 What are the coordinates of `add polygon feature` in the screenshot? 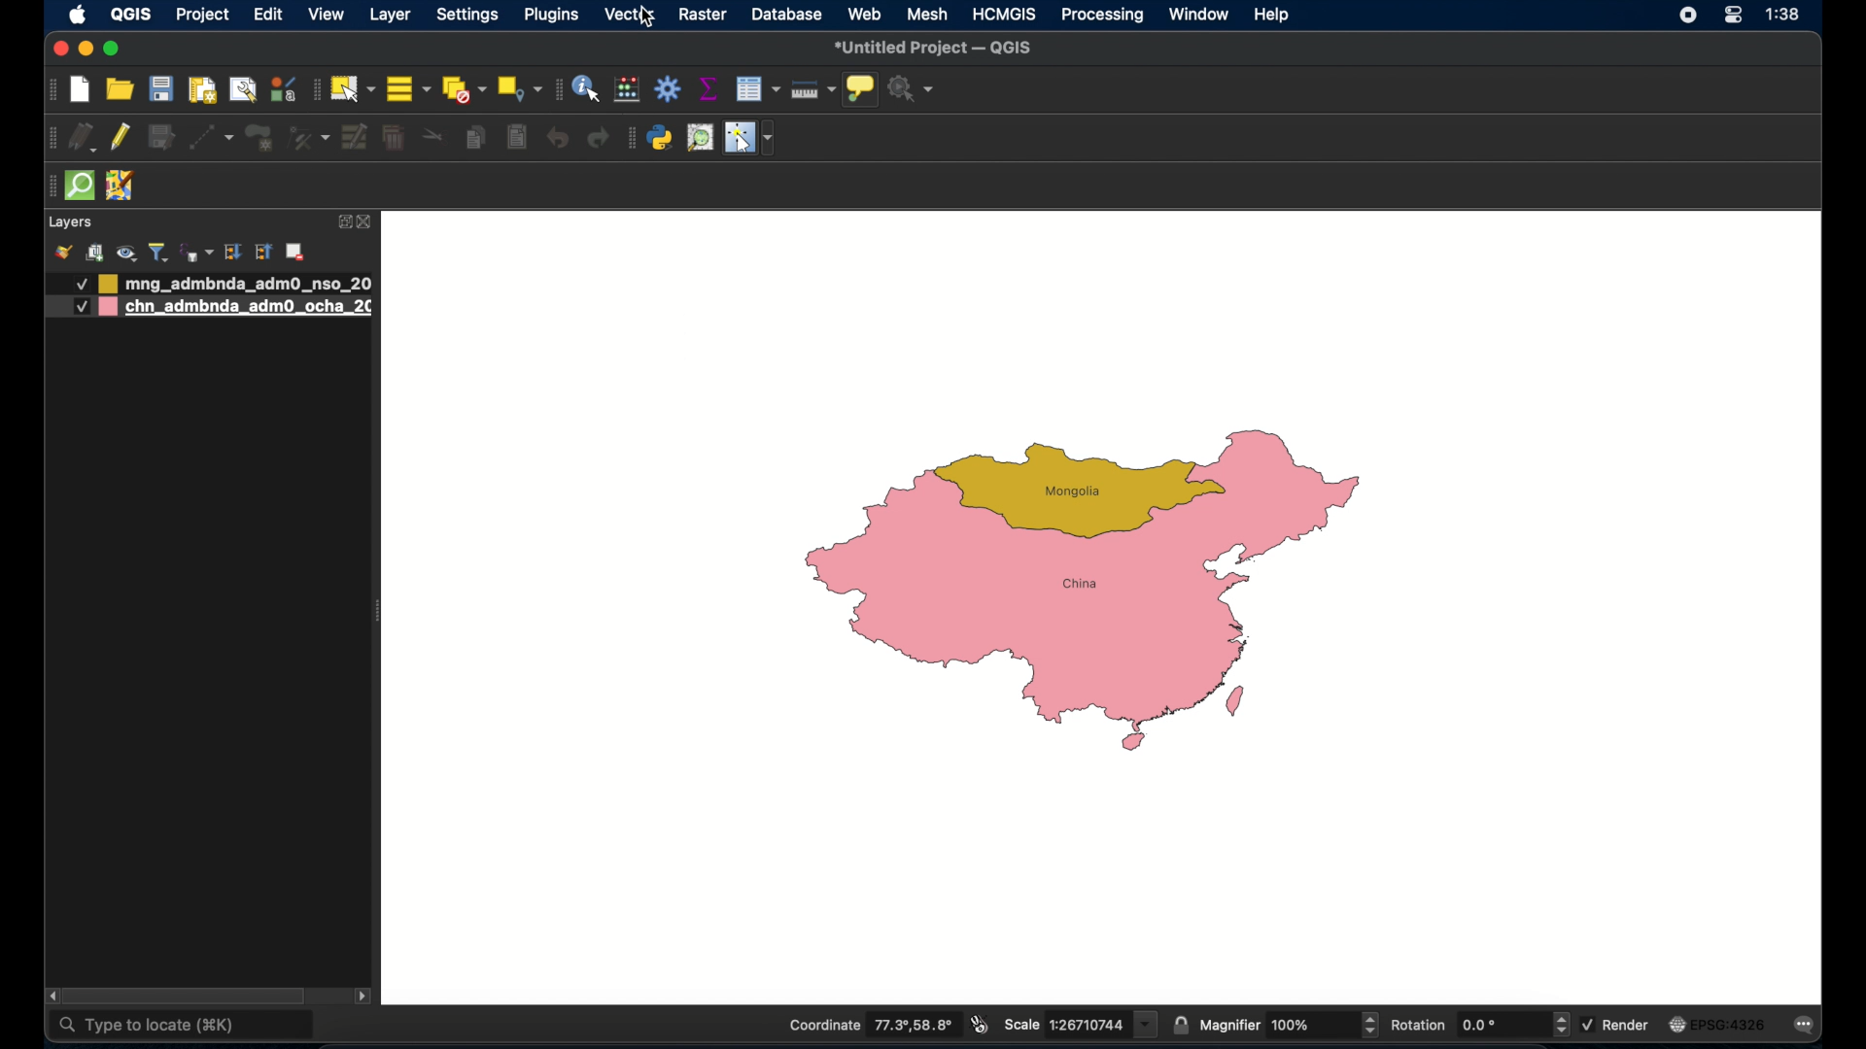 It's located at (259, 137).